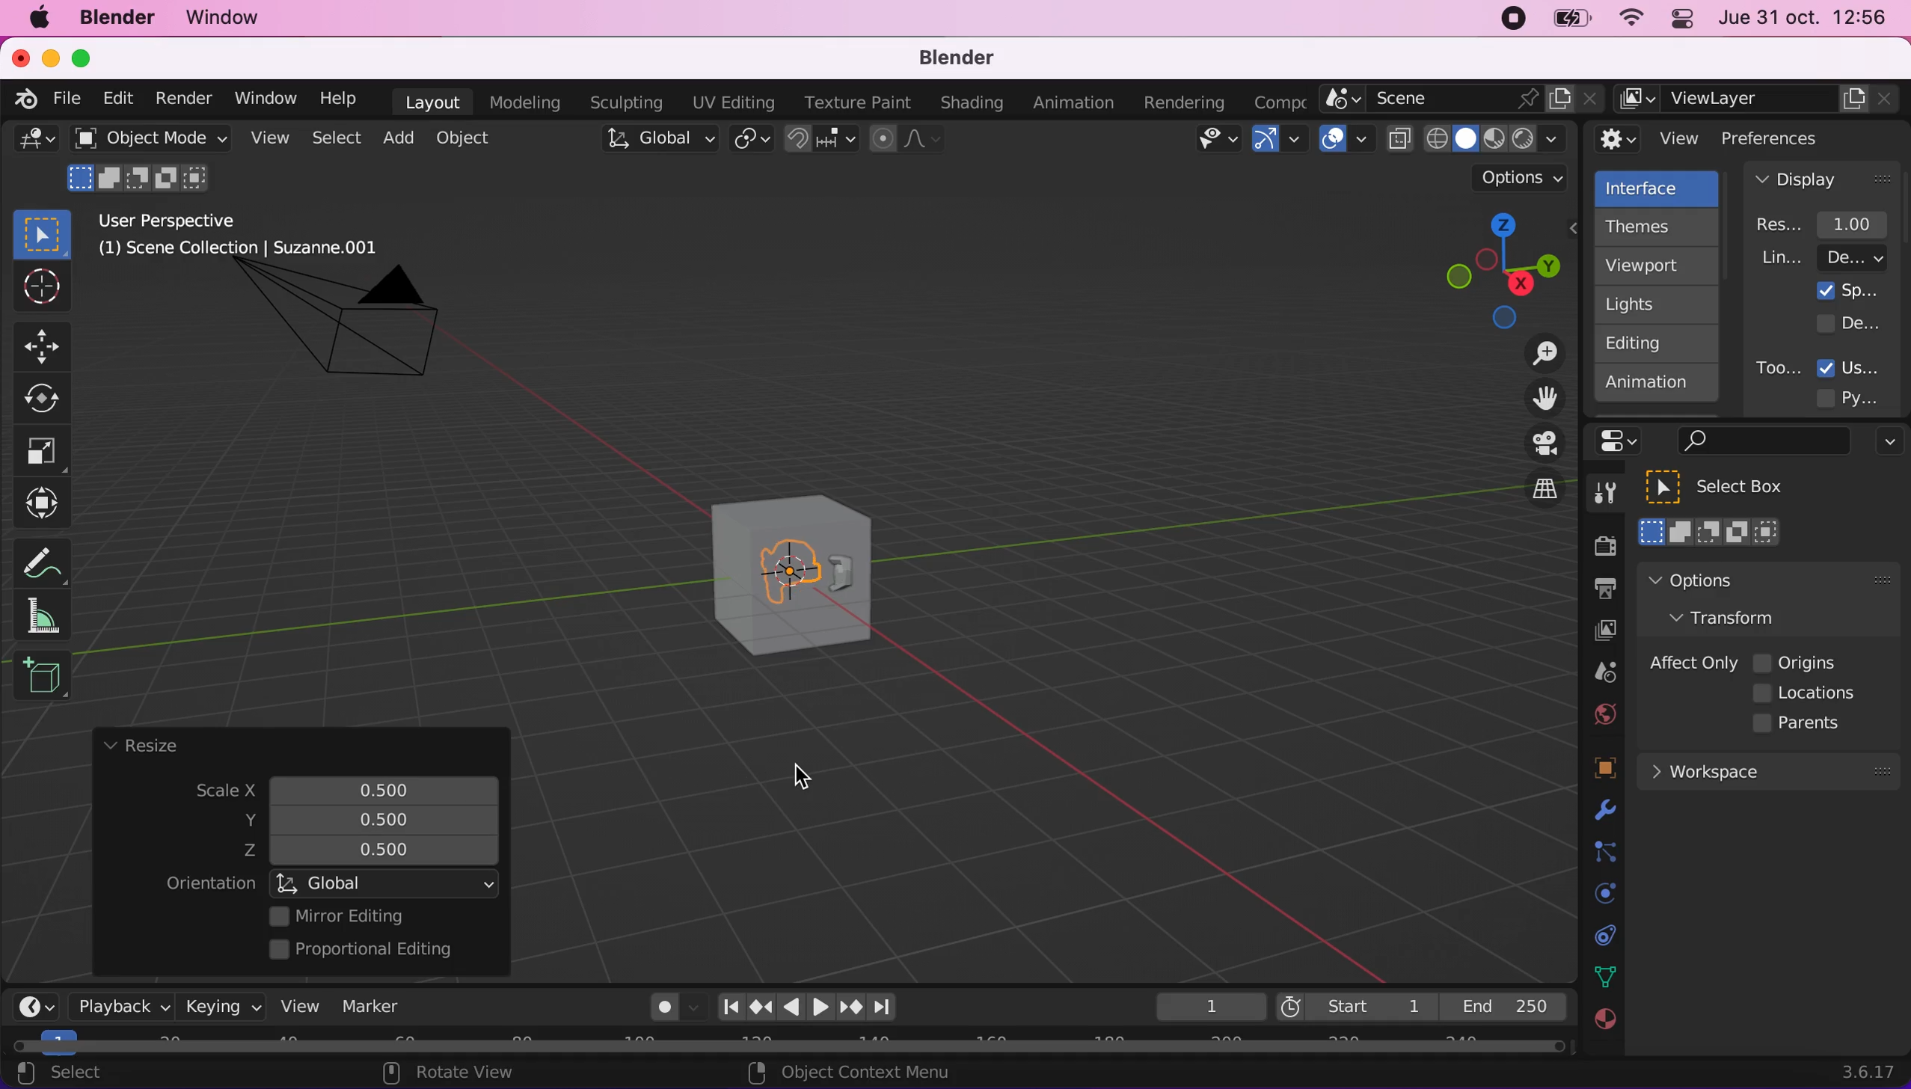 The image size is (1911, 1089). I want to click on view layer, so click(1597, 633).